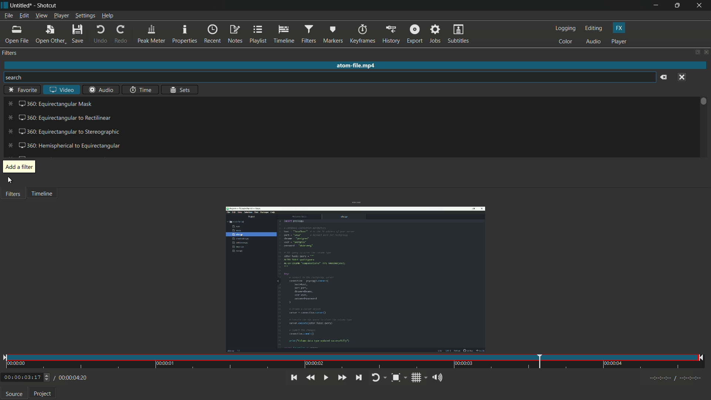 The width and height of the screenshot is (711, 400). Describe the element at coordinates (283, 34) in the screenshot. I see `timeline` at that location.